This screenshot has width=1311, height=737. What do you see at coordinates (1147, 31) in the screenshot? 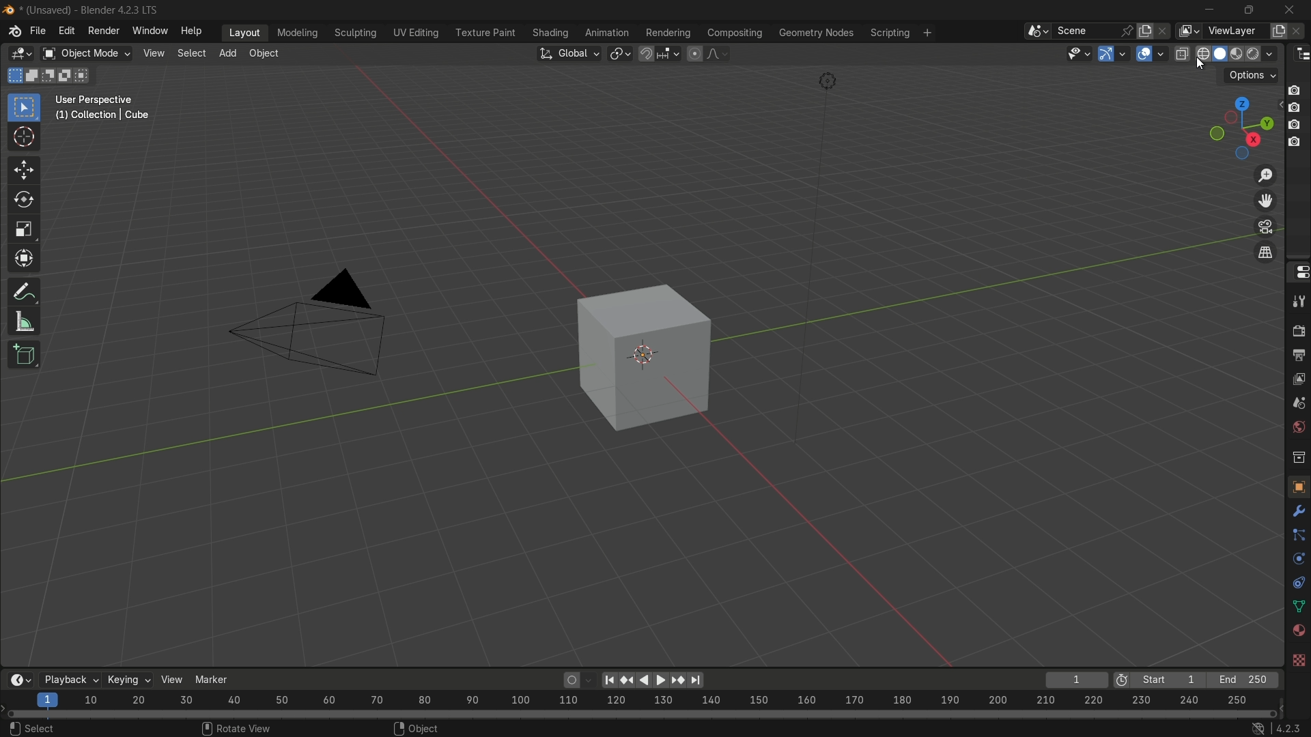
I see `new scene` at bounding box center [1147, 31].